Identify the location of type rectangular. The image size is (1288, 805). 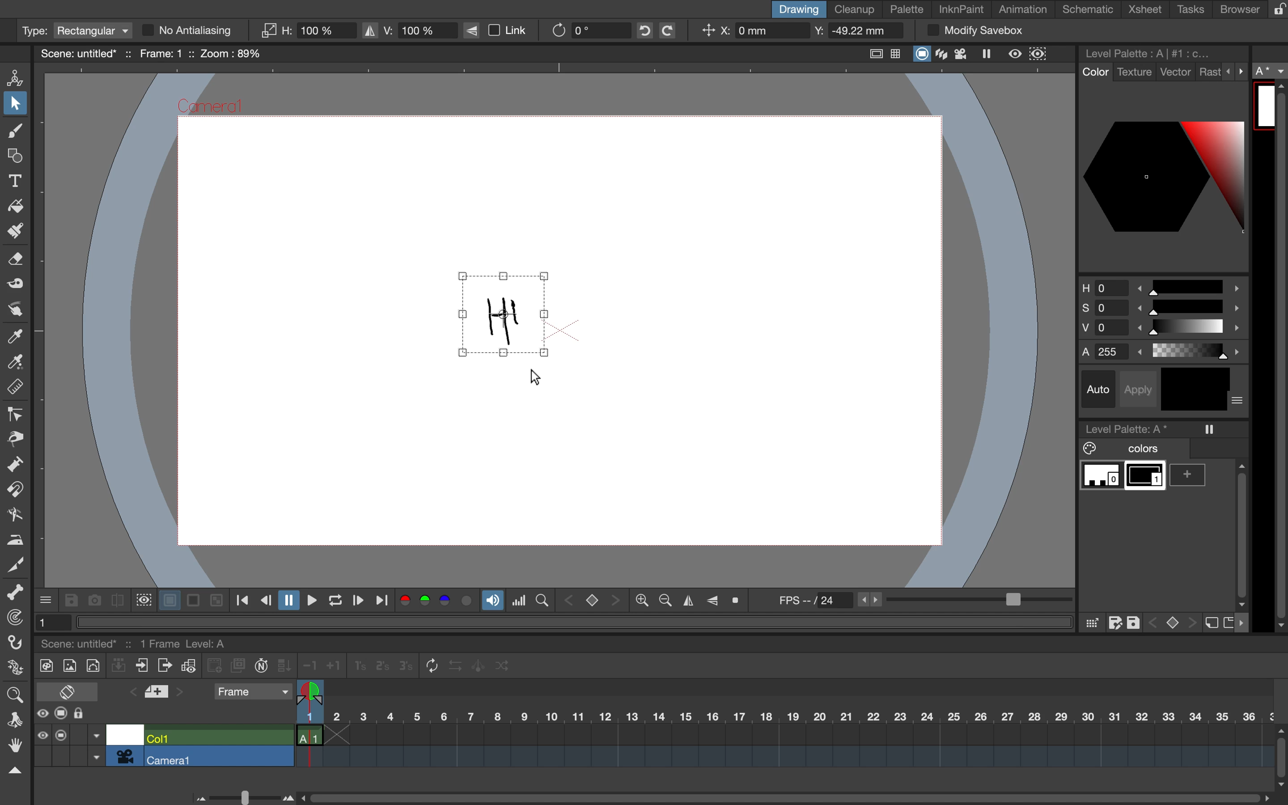
(75, 31).